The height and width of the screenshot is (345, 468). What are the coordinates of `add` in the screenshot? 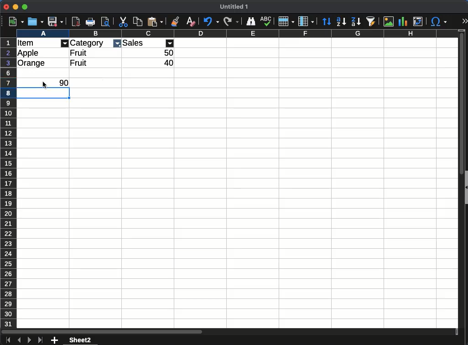 It's located at (54, 340).